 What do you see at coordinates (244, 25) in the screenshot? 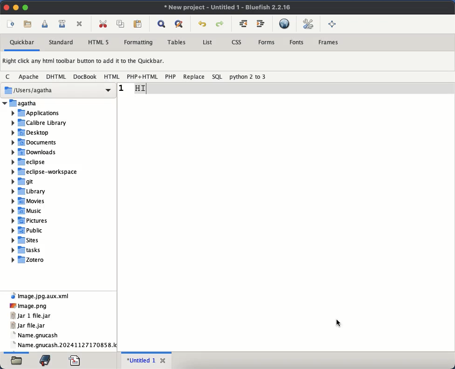
I see `unindent` at bounding box center [244, 25].